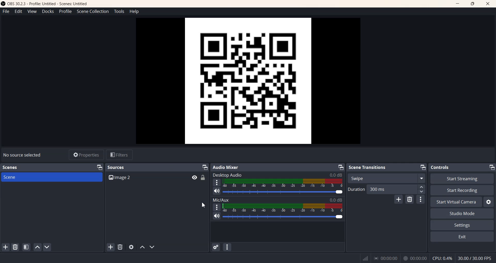 The image size is (496, 263). I want to click on Help, so click(134, 12).